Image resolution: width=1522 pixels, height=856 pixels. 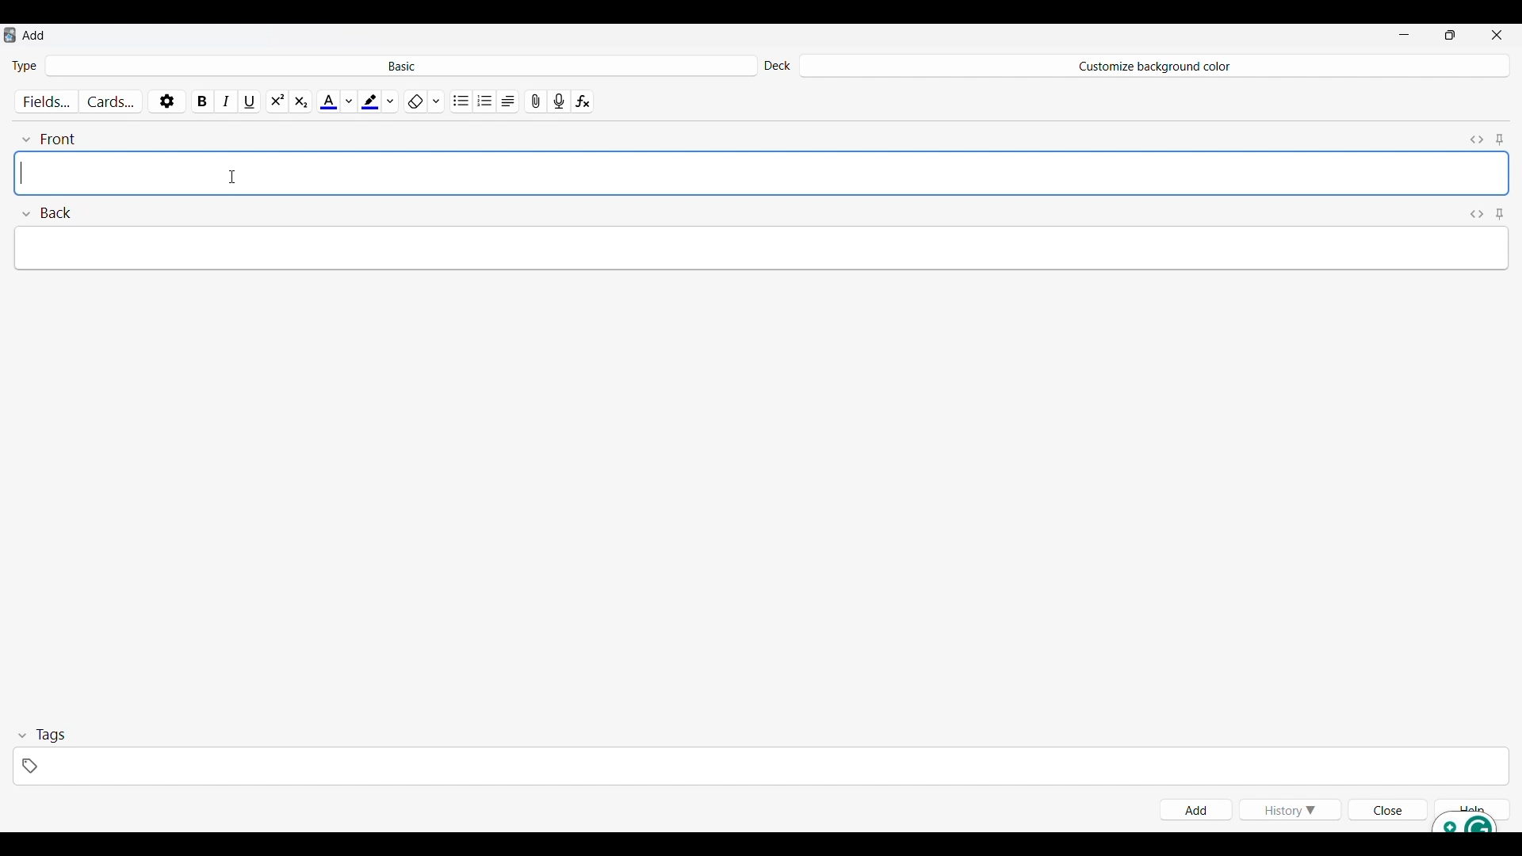 What do you see at coordinates (485, 99) in the screenshot?
I see `Ordered list` at bounding box center [485, 99].